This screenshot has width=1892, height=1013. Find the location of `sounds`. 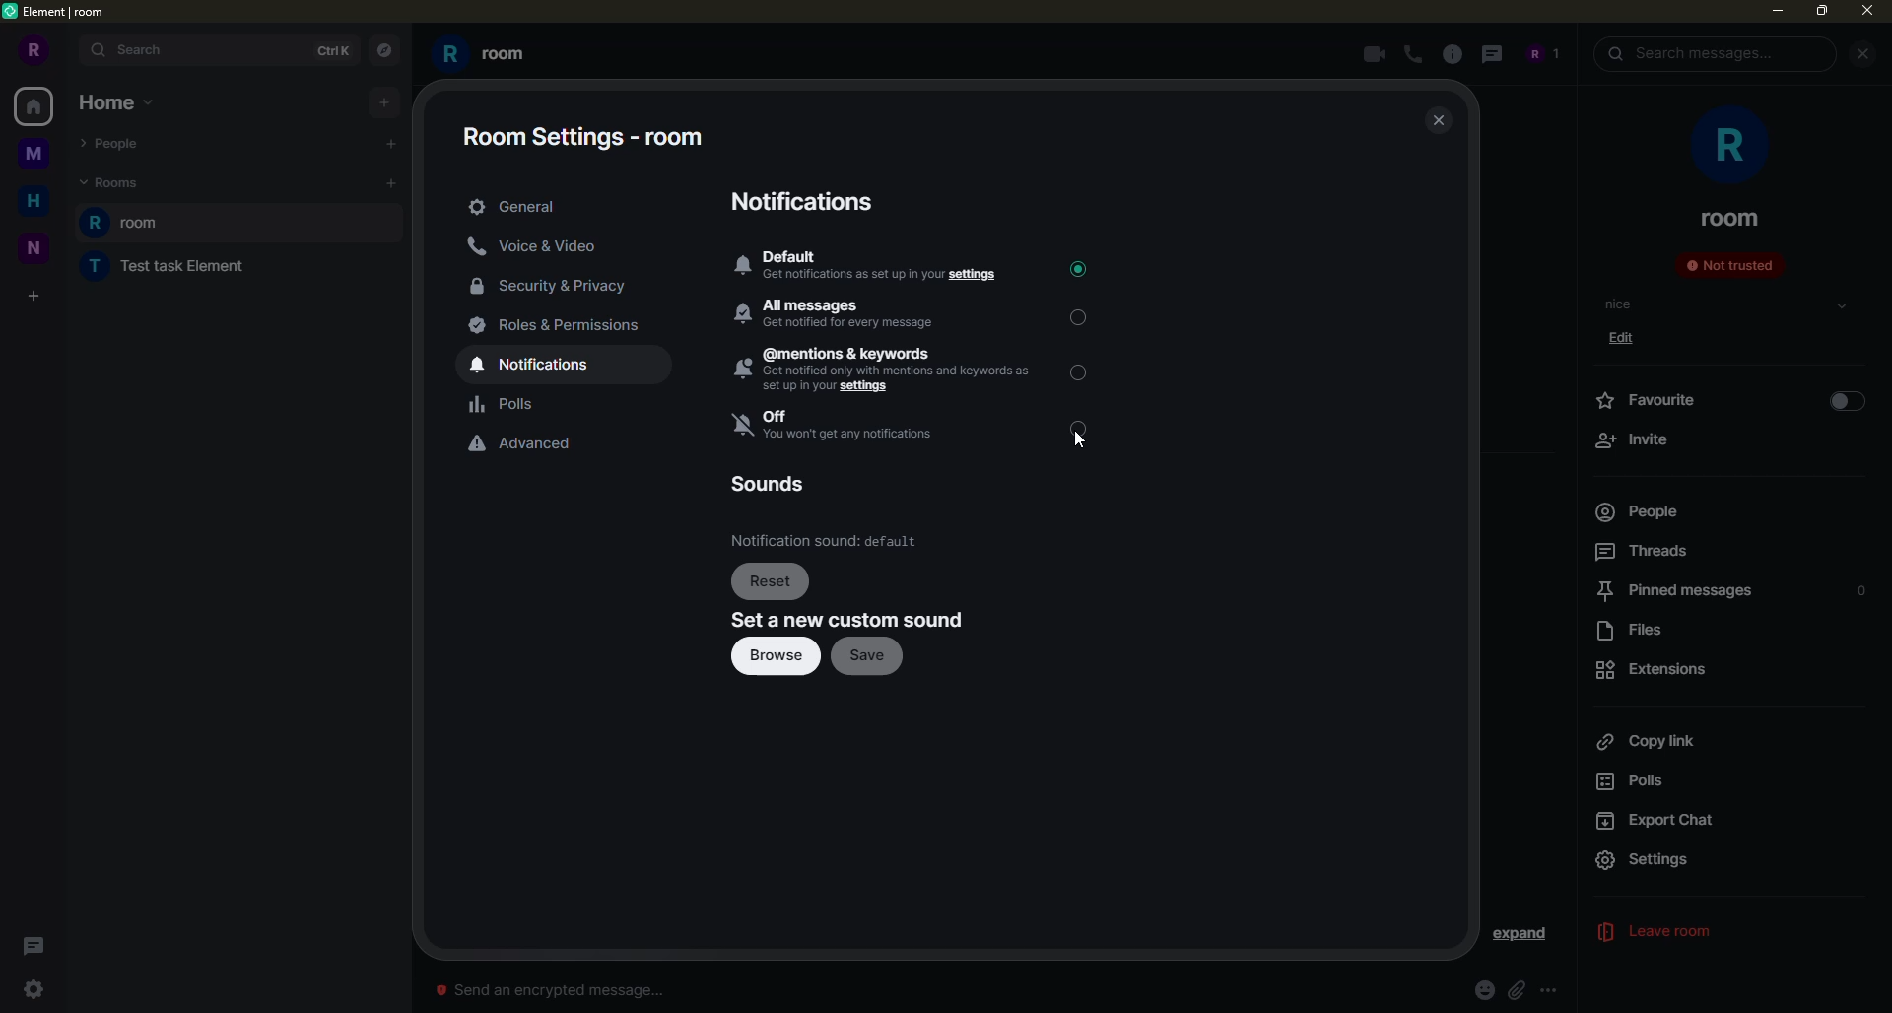

sounds is located at coordinates (766, 484).